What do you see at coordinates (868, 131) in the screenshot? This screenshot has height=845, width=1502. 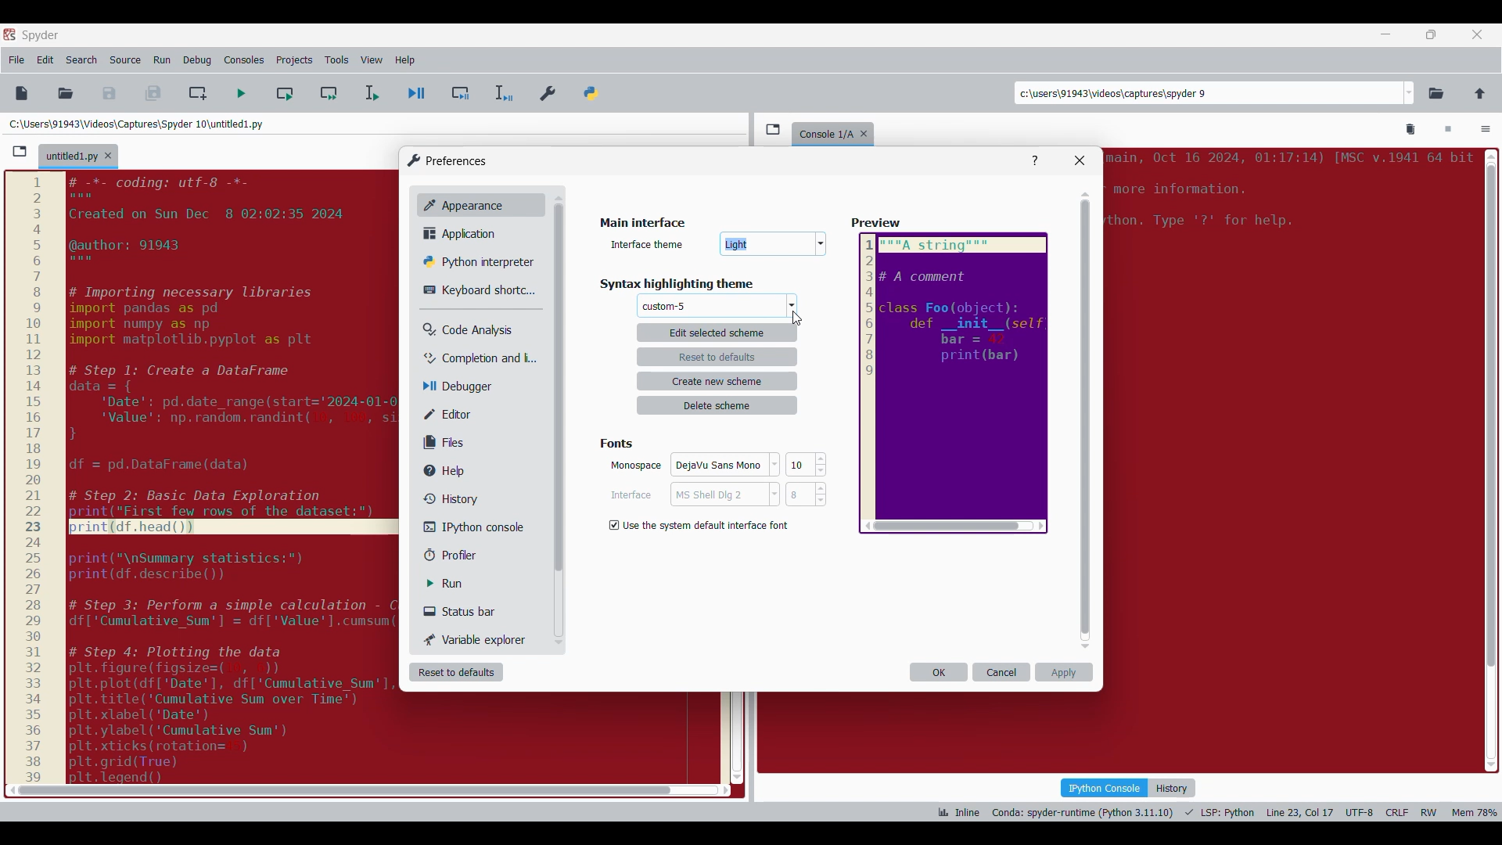 I see `Close tab` at bounding box center [868, 131].